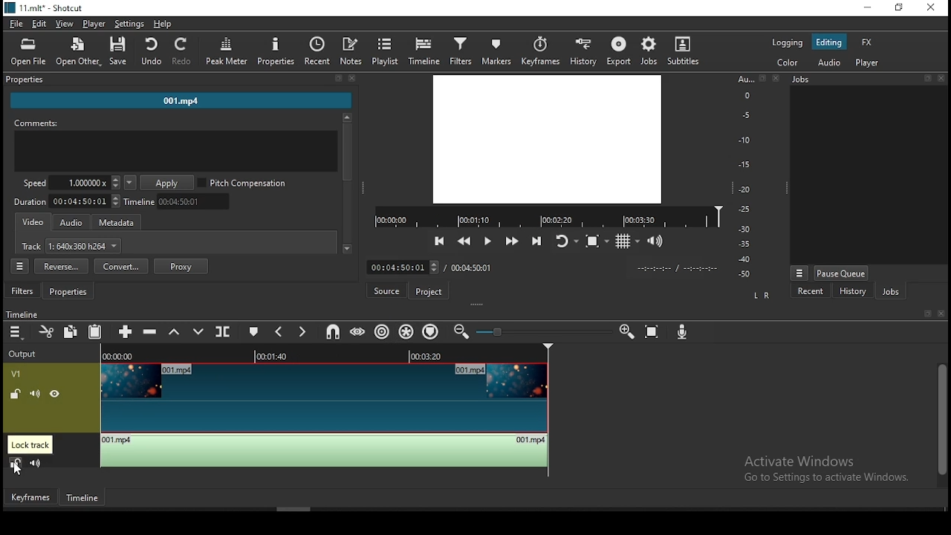  I want to click on lock track, so click(31, 444).